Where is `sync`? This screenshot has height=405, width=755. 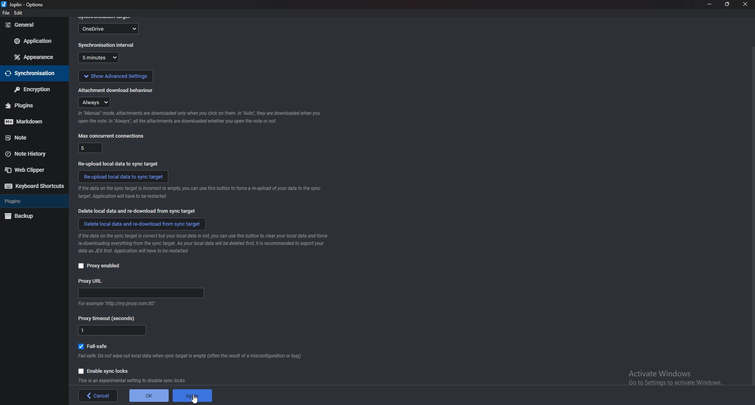
sync is located at coordinates (32, 74).